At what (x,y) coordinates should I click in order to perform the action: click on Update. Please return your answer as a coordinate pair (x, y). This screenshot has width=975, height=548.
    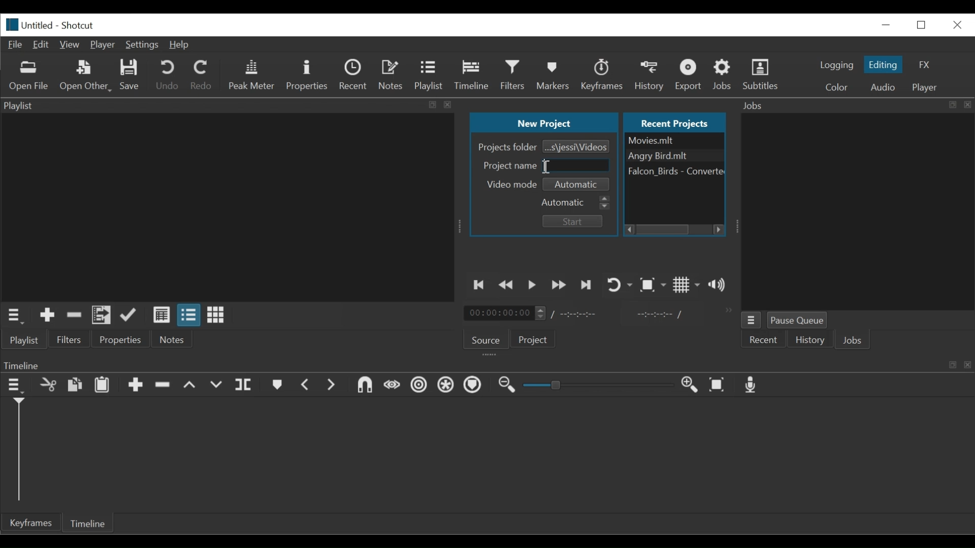
    Looking at the image, I should click on (129, 316).